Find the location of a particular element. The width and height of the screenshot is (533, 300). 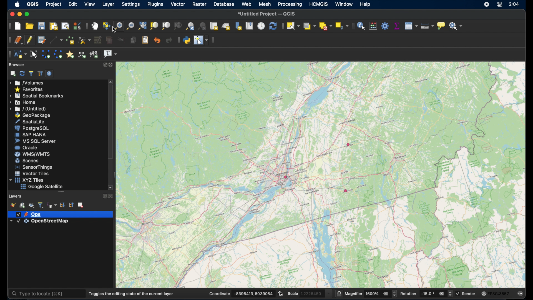

deselect features from all layers is located at coordinates (326, 26).